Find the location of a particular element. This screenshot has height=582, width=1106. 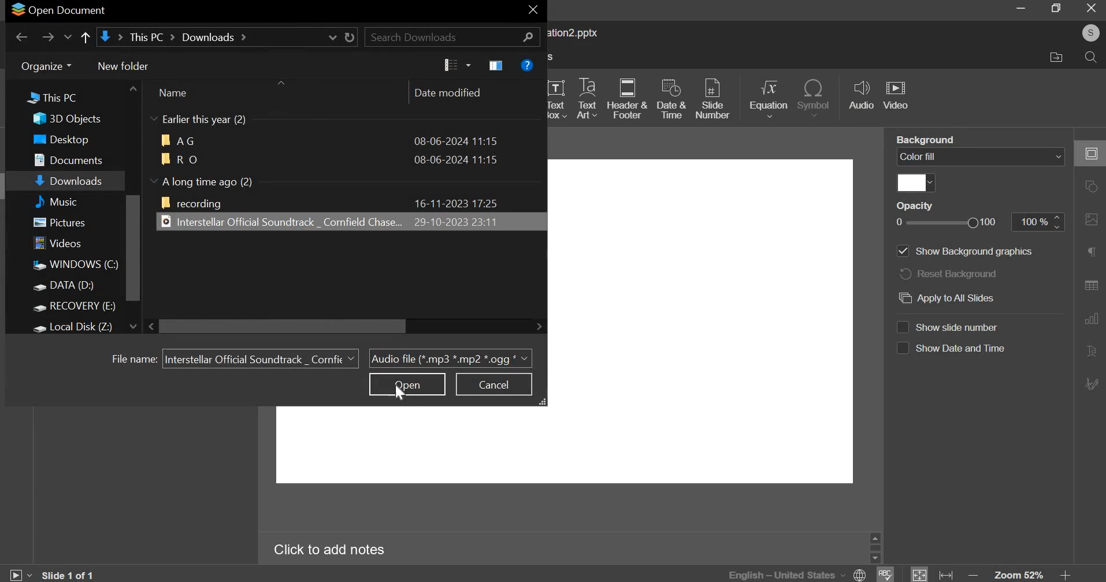

scroll down is located at coordinates (875, 558).